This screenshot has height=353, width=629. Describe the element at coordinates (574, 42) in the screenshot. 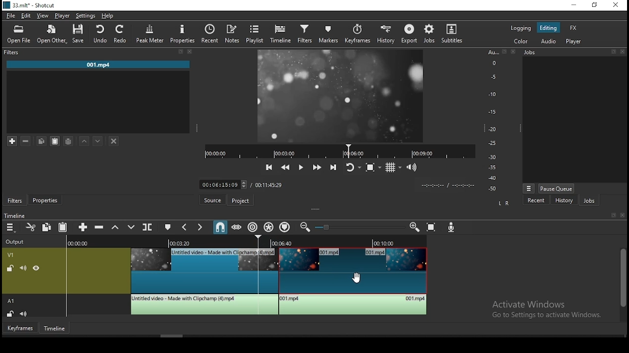

I see `player` at that location.